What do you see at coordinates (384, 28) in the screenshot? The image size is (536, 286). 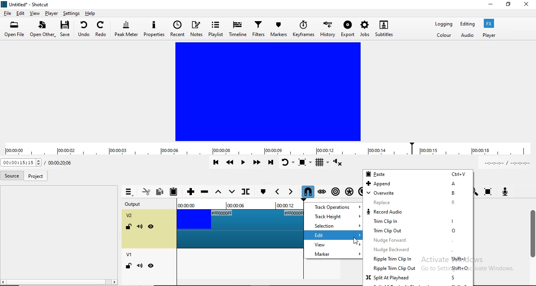 I see `subtitles` at bounding box center [384, 28].